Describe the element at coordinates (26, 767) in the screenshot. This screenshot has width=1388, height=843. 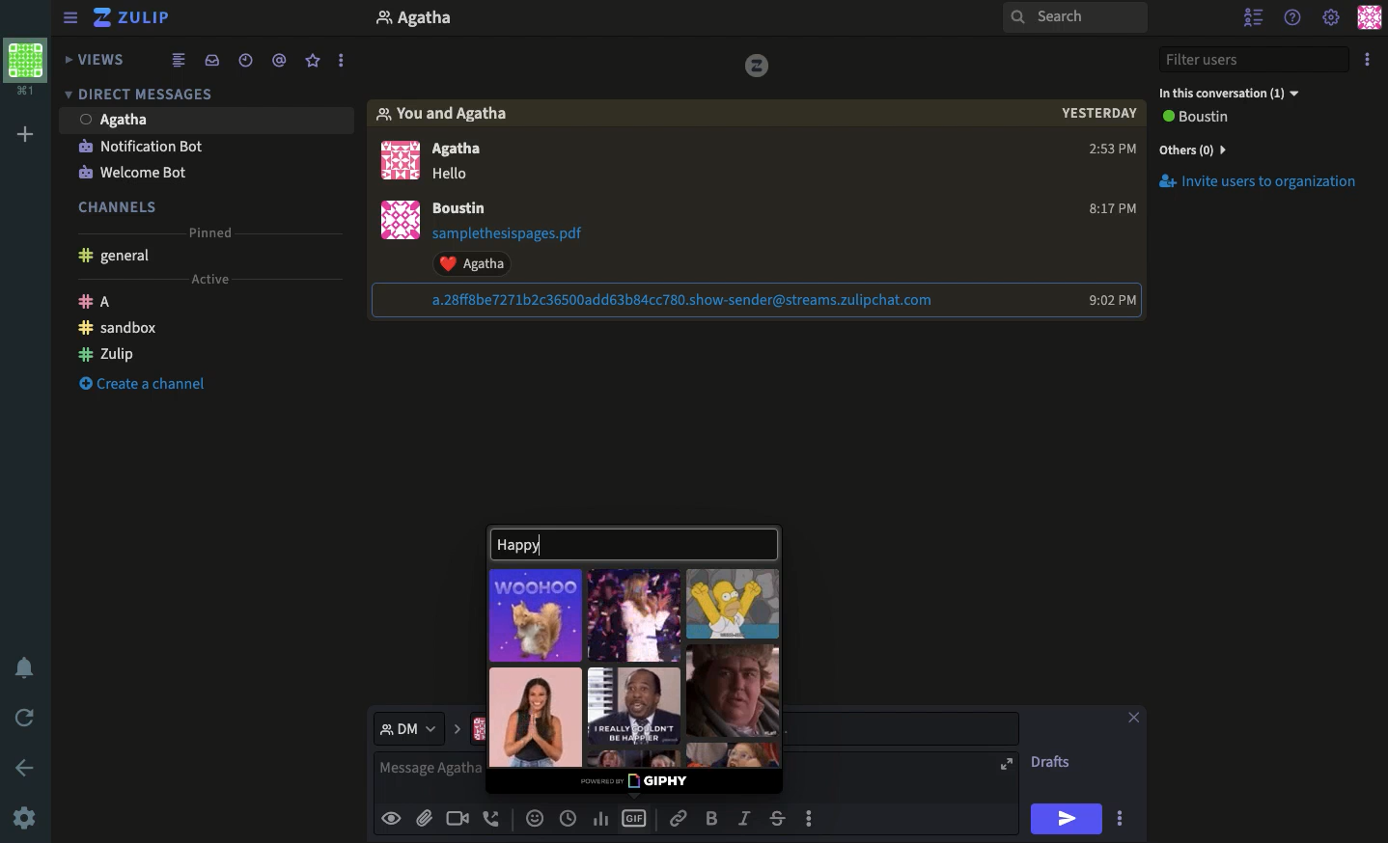
I see `Go back` at that location.